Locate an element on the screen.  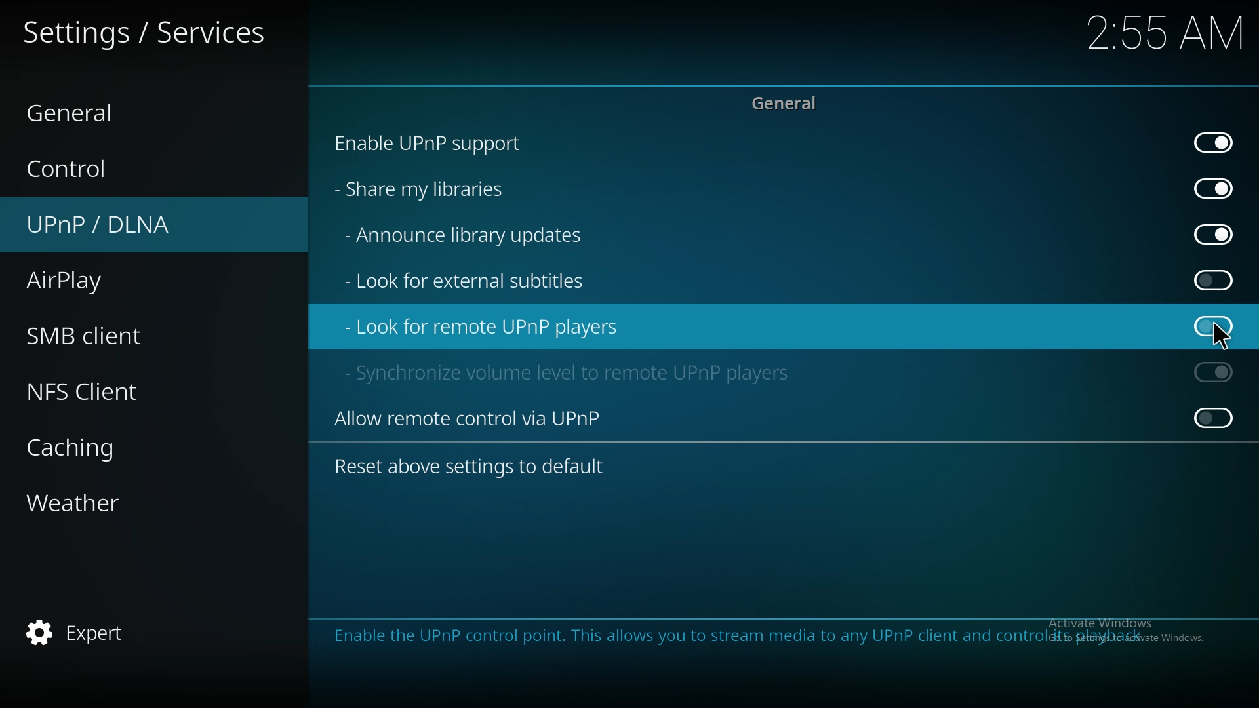
enable upnp support is located at coordinates (441, 143).